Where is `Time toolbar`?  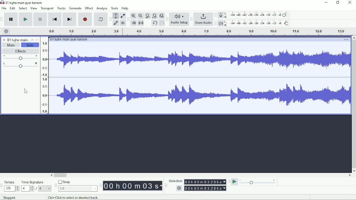
Time toolbar is located at coordinates (132, 185).